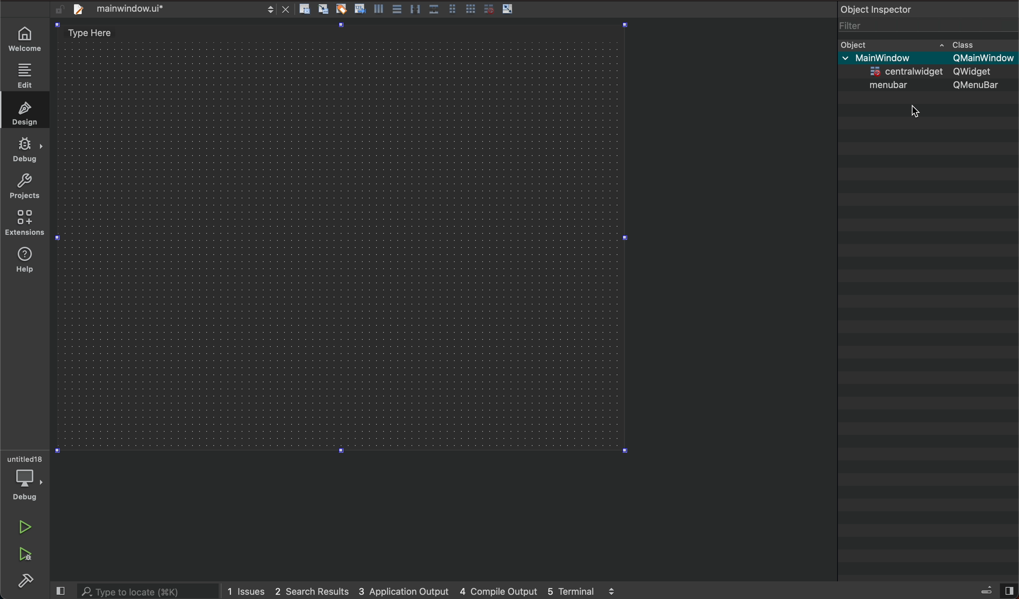 The height and width of the screenshot is (599, 1019). What do you see at coordinates (580, 591) in the screenshot?
I see `5 terminal` at bounding box center [580, 591].